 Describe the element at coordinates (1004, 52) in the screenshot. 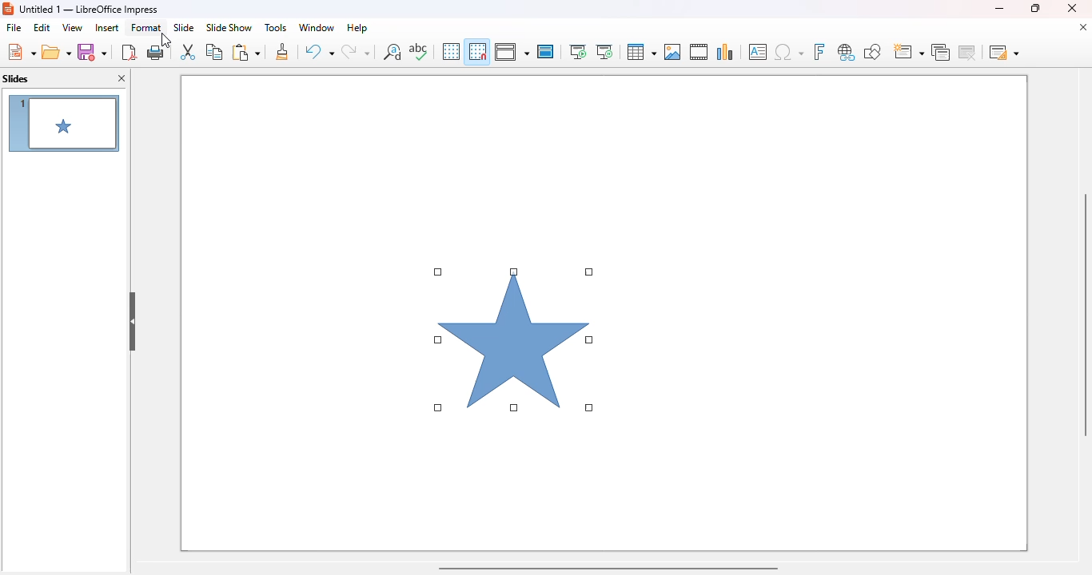

I see `slide layout` at that location.